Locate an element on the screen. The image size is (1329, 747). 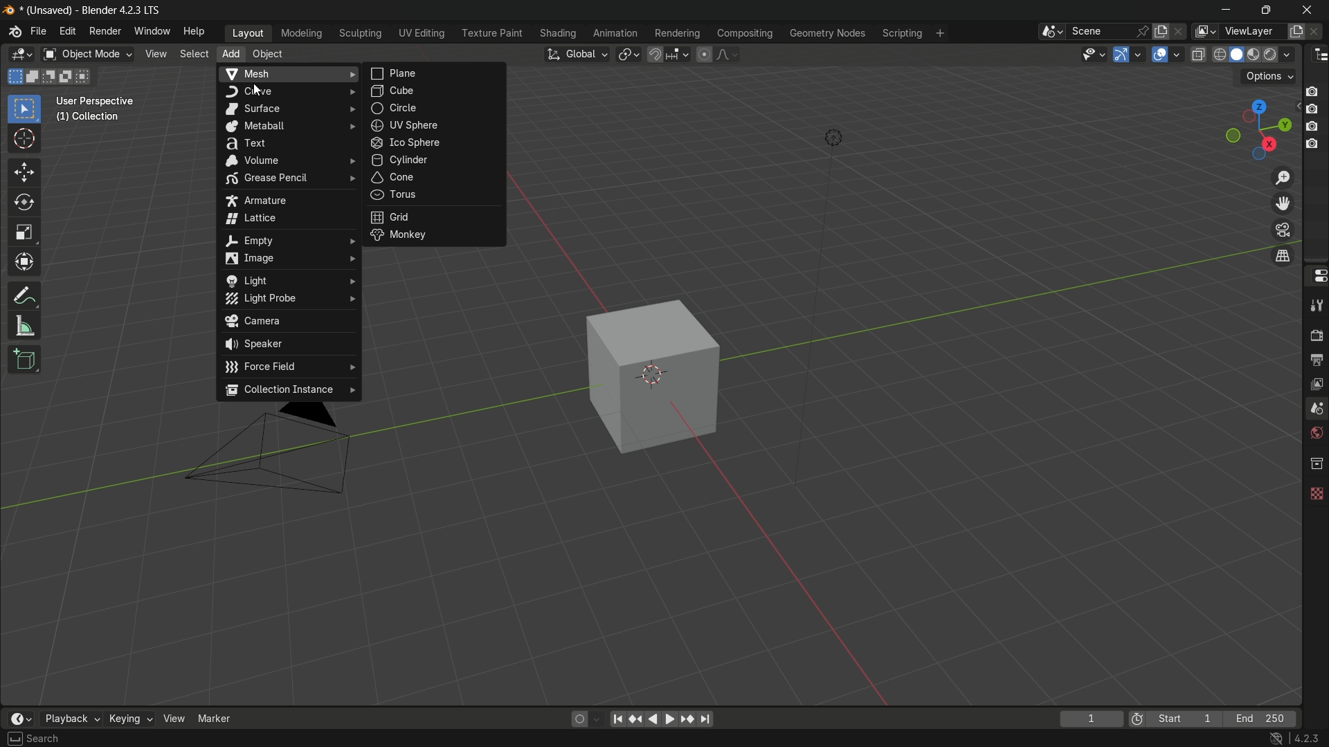
delete scene is located at coordinates (1179, 32).